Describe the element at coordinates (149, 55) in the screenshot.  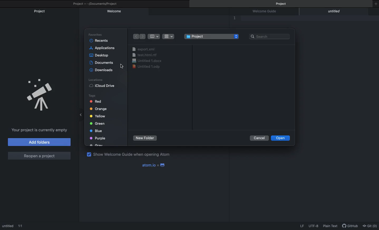
I see `` at that location.